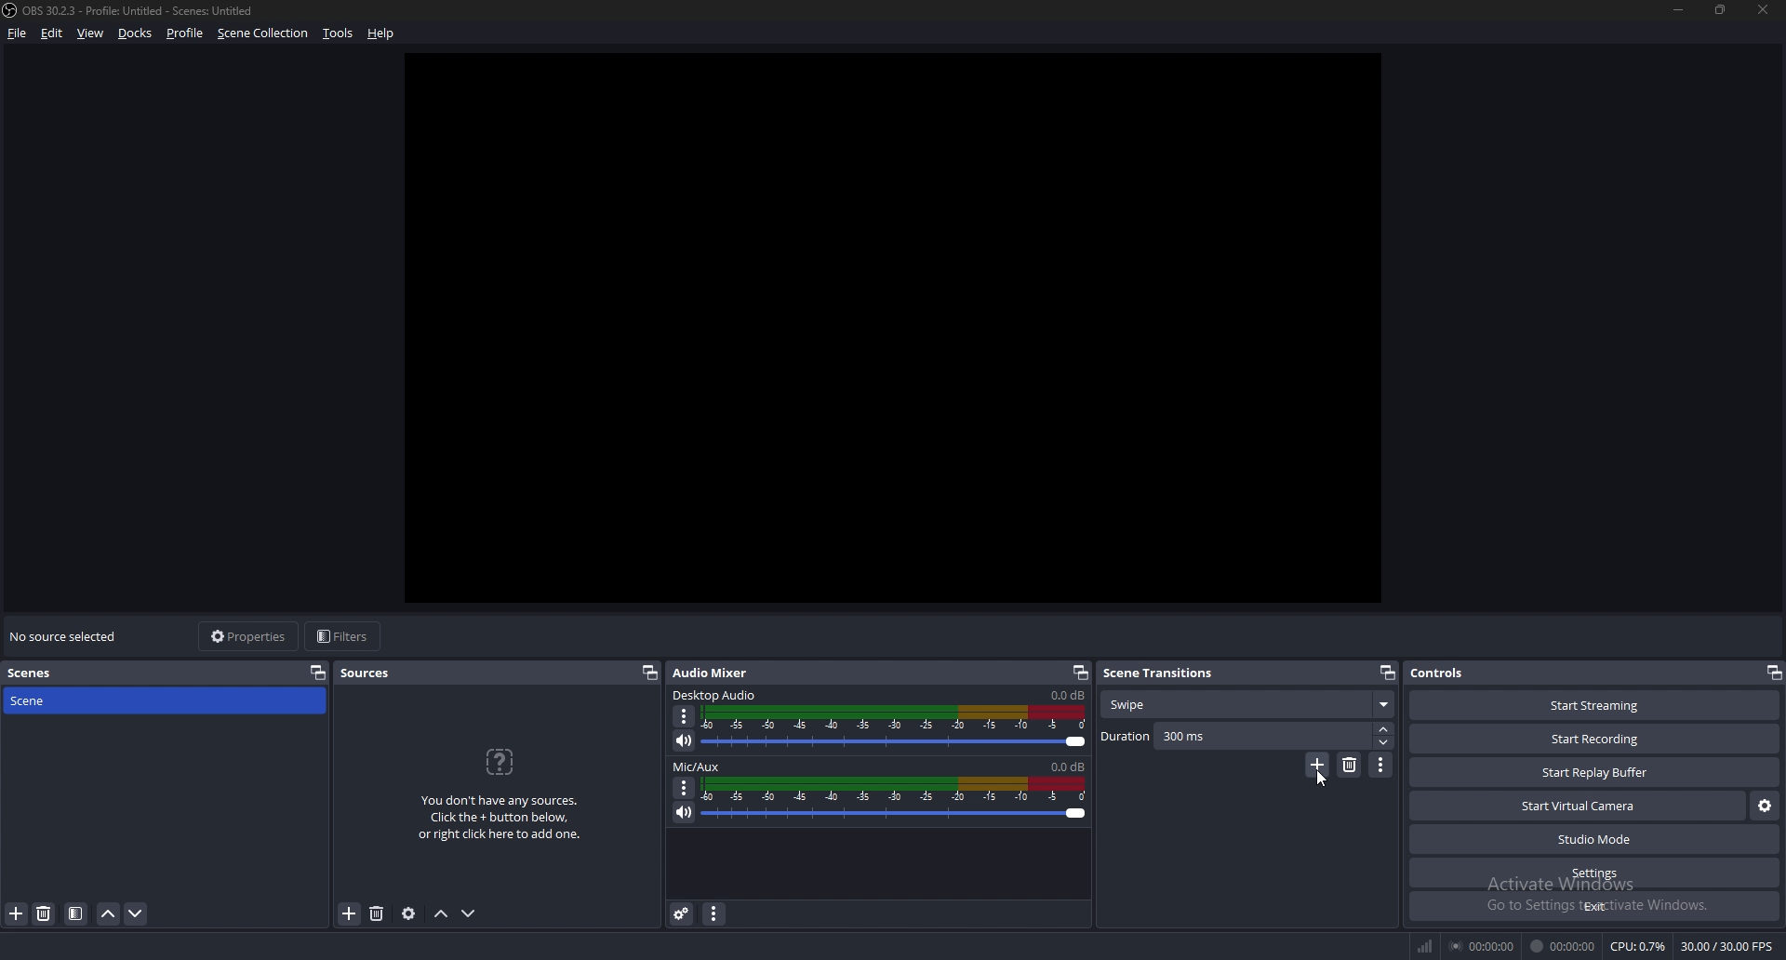  What do you see at coordinates (897, 800) in the screenshot?
I see `volume adjust` at bounding box center [897, 800].